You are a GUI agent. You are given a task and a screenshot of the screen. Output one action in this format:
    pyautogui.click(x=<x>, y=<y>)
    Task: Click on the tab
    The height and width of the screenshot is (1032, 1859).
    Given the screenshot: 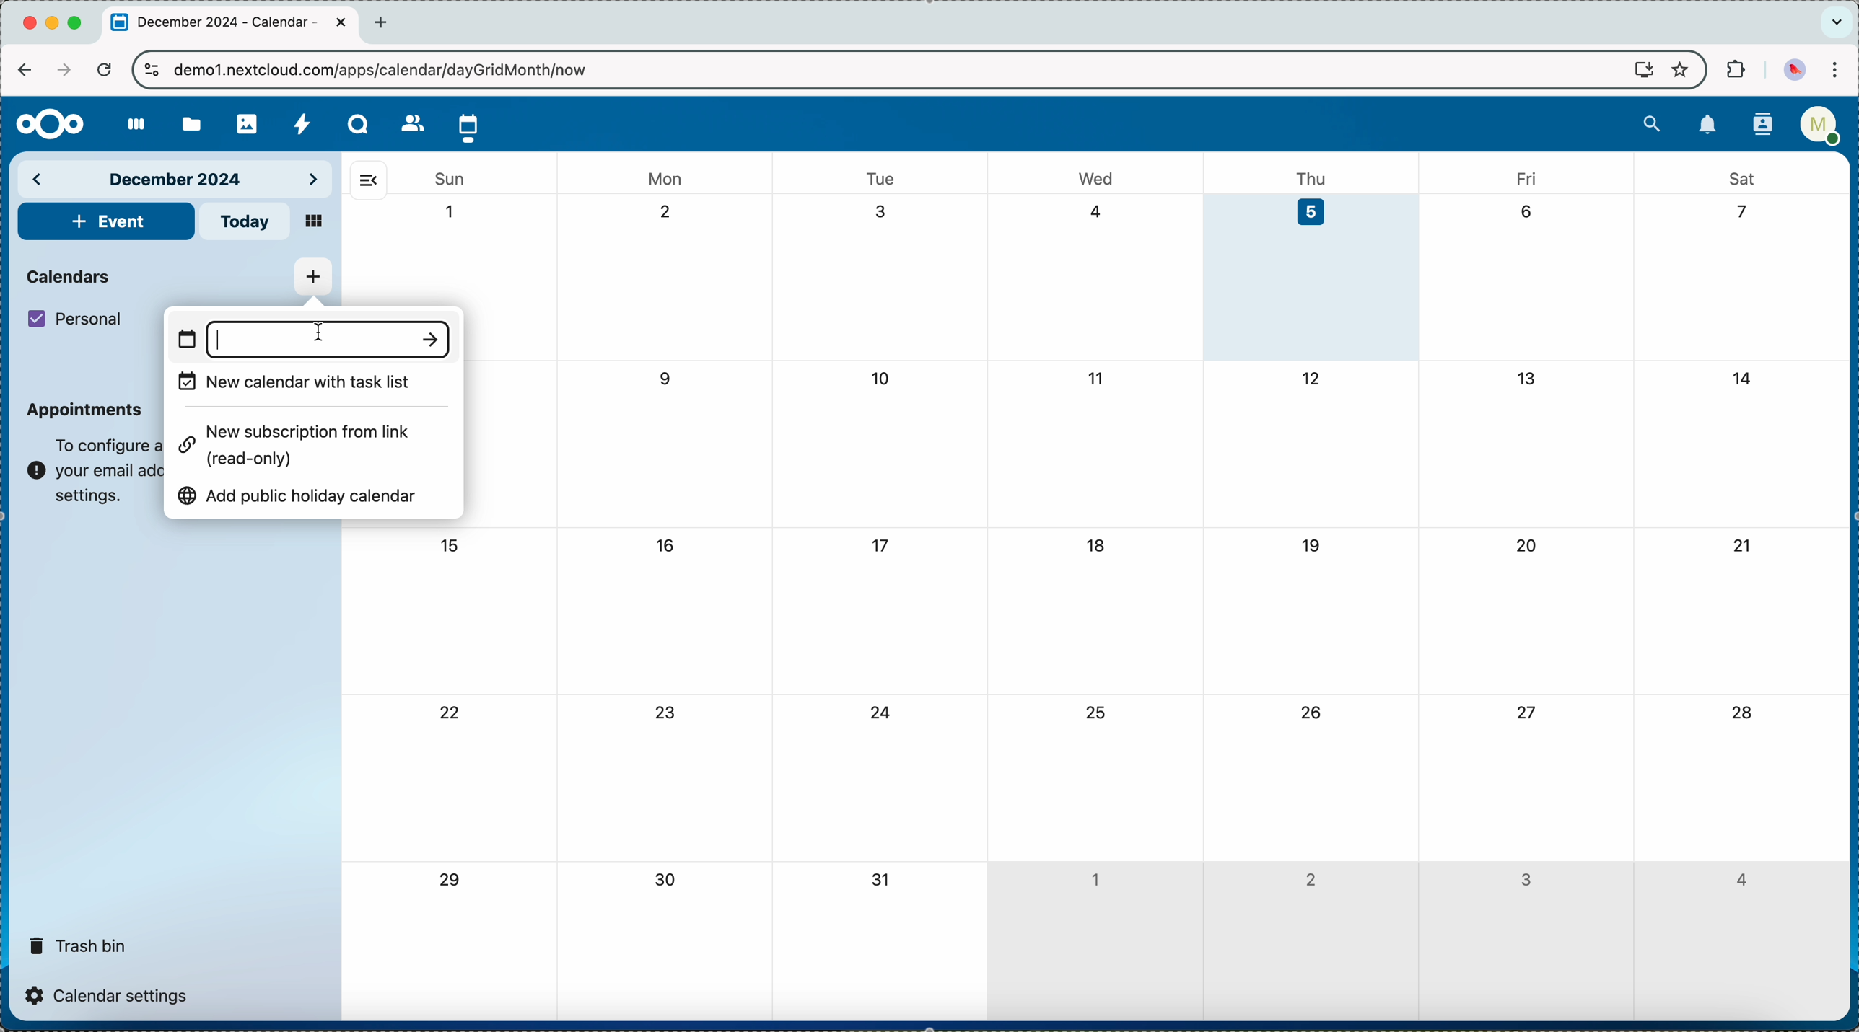 What is the action you would take?
    pyautogui.click(x=231, y=24)
    